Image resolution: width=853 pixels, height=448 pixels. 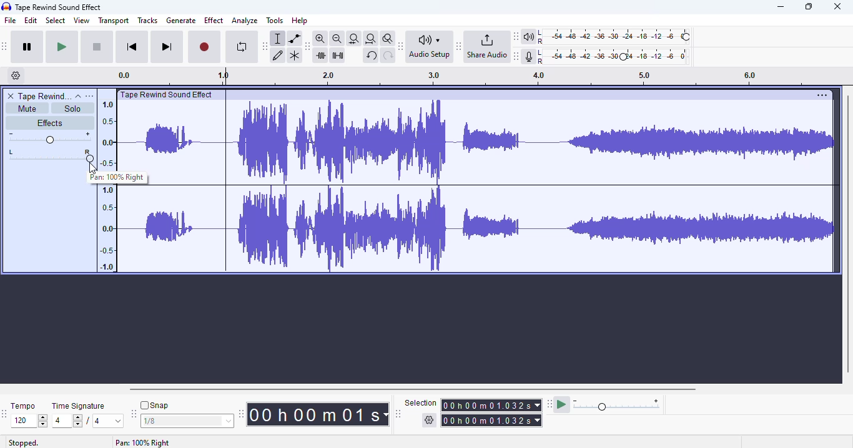 What do you see at coordinates (474, 412) in the screenshot?
I see `selection` at bounding box center [474, 412].